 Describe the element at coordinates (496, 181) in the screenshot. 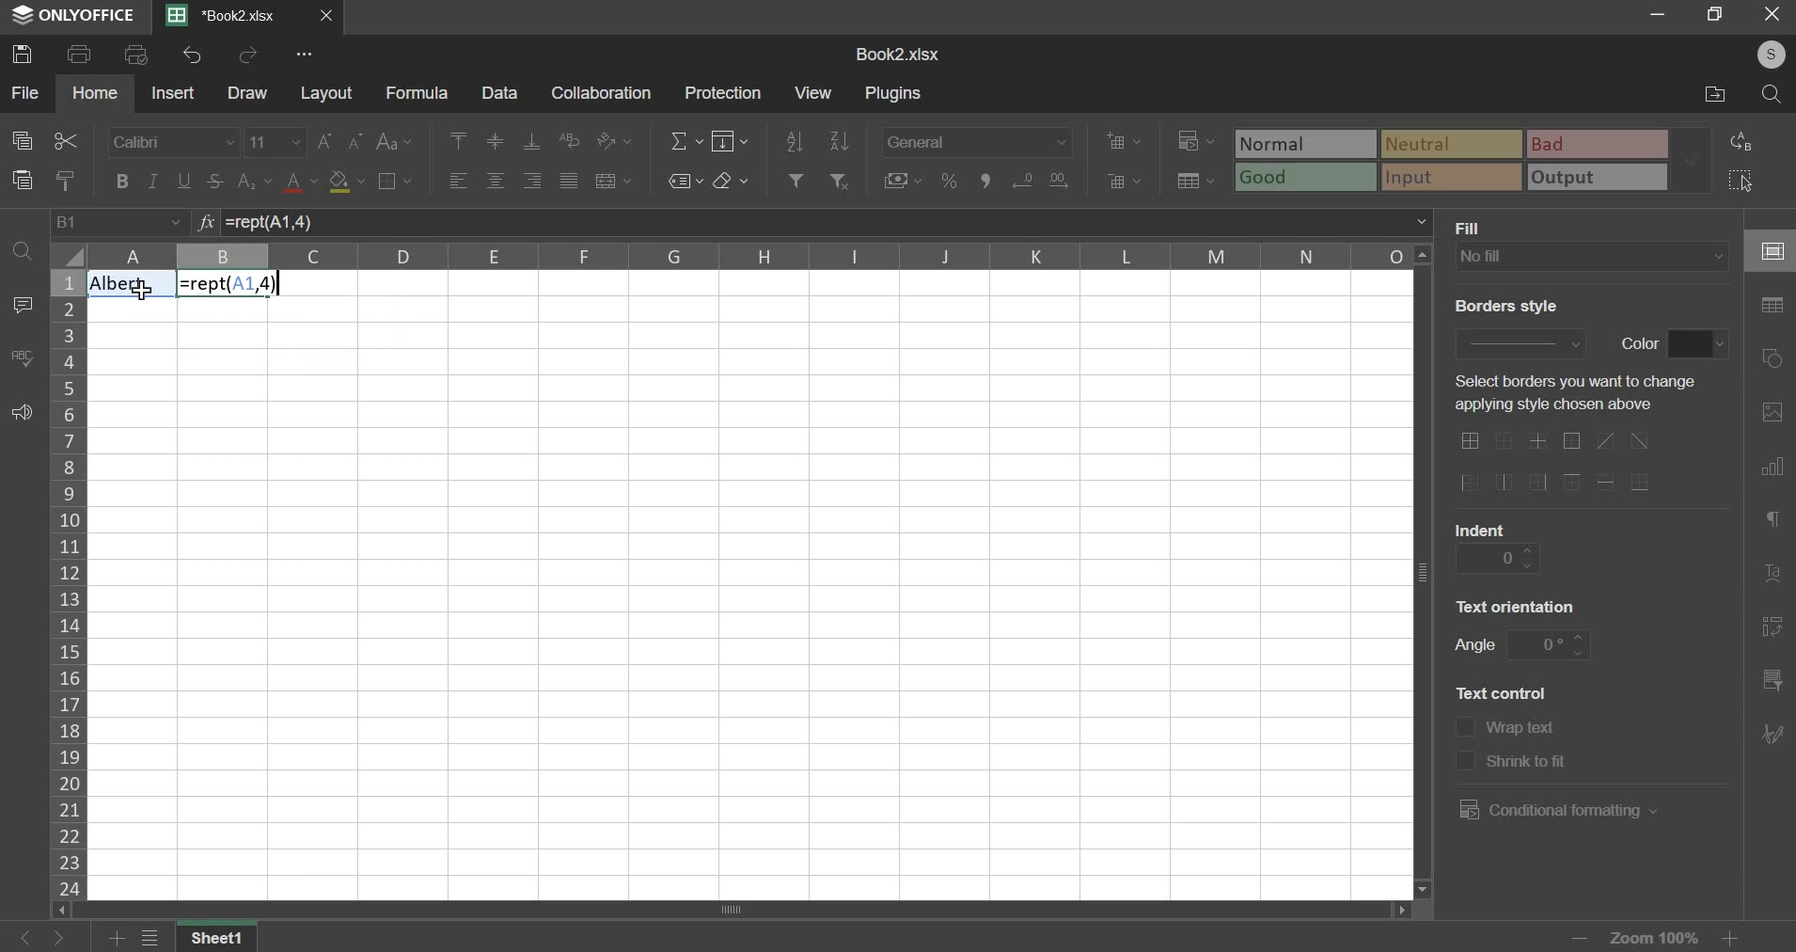

I see `horizontal alignment` at that location.